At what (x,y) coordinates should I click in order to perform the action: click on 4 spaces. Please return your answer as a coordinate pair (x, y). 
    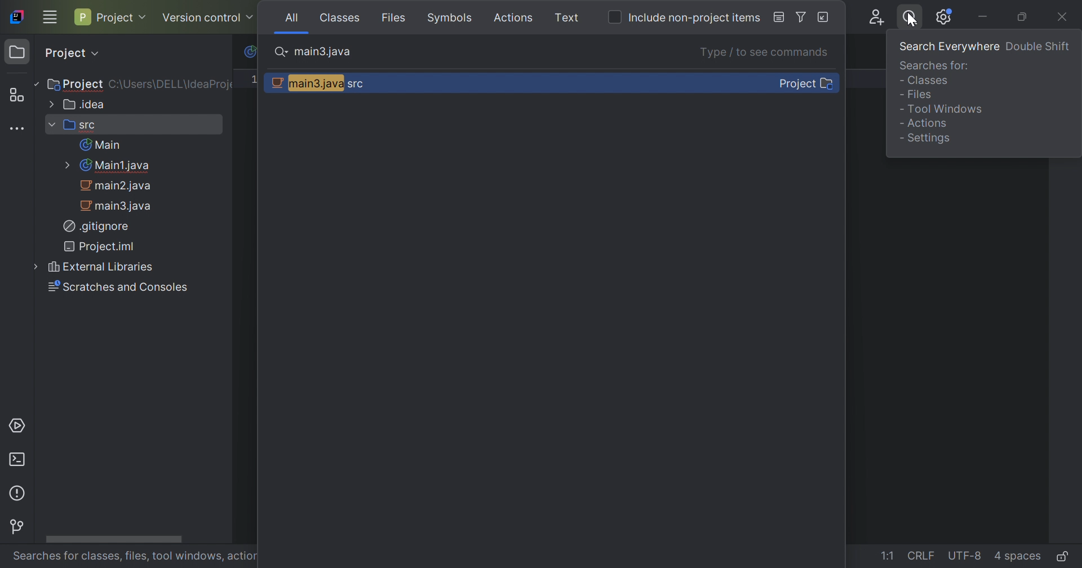
    Looking at the image, I should click on (1017, 557).